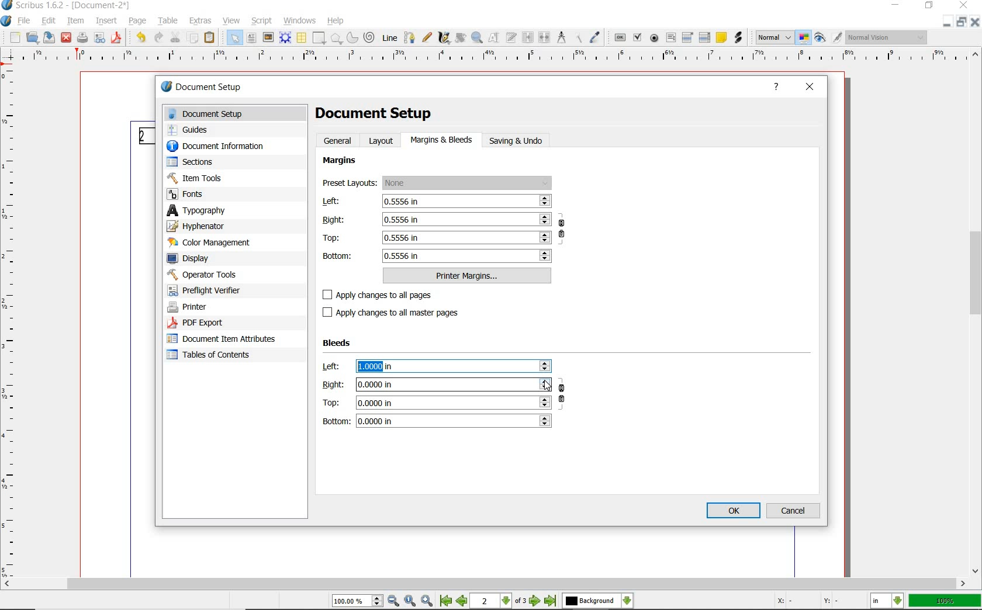  Describe the element at coordinates (75, 21) in the screenshot. I see `item` at that location.